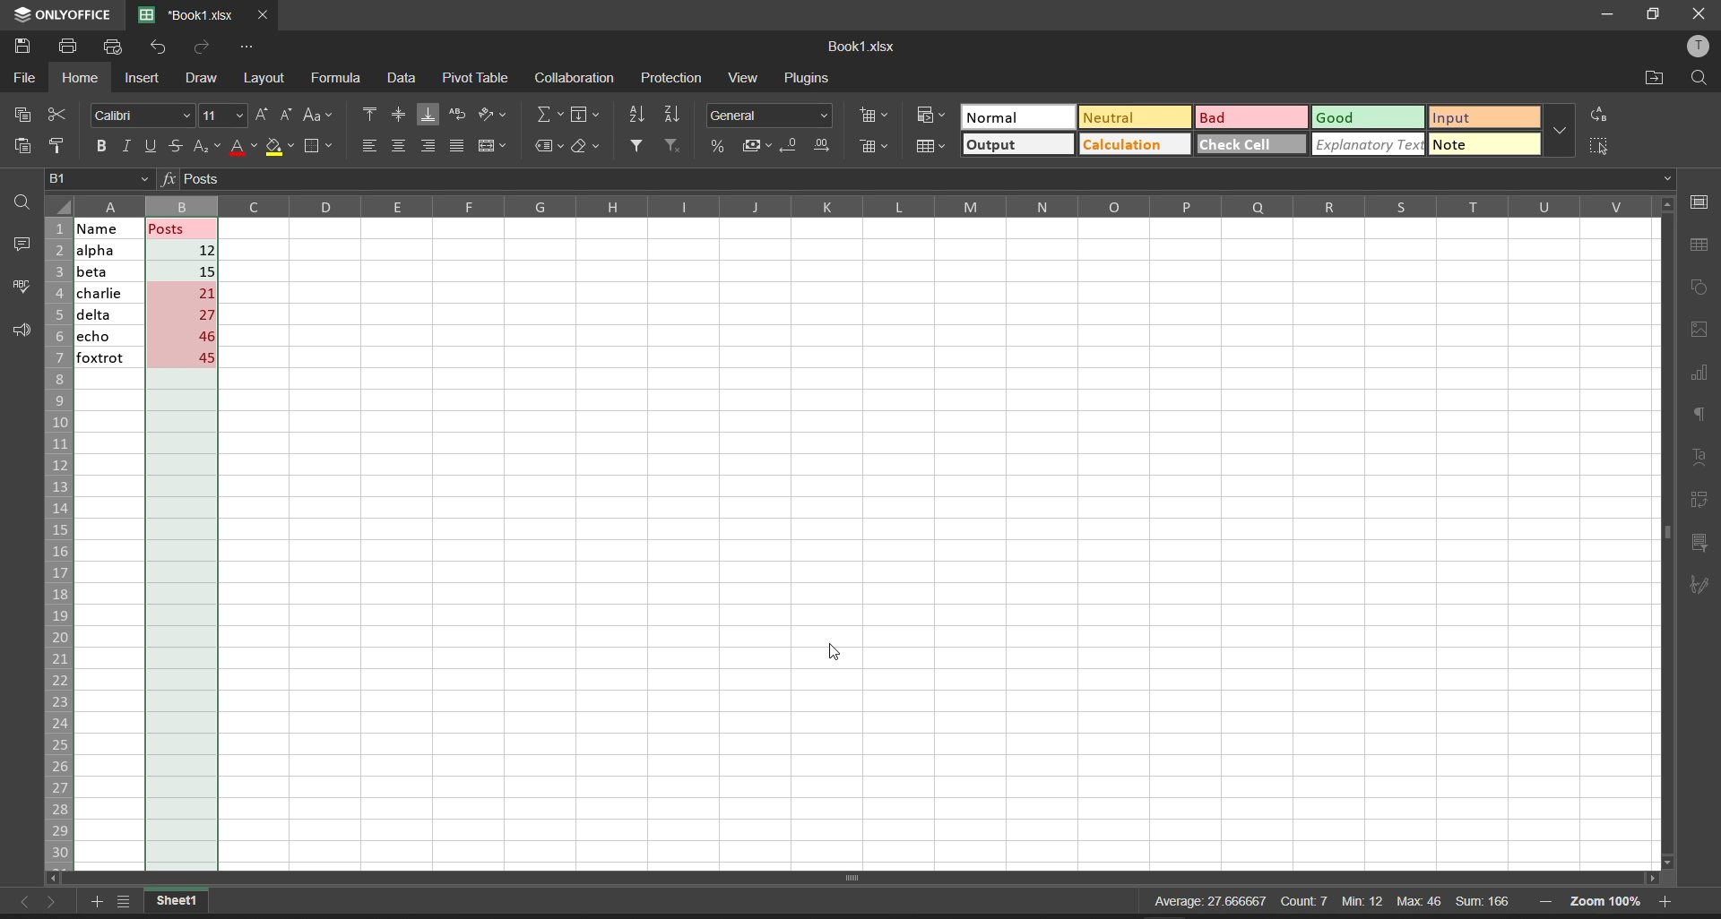 The height and width of the screenshot is (919, 1721). Describe the element at coordinates (264, 13) in the screenshot. I see `close tab` at that location.